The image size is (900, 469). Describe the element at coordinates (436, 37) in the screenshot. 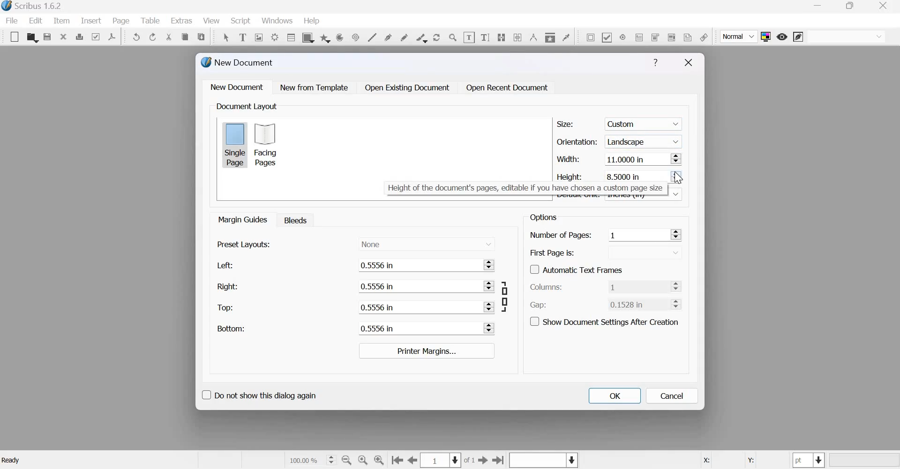

I see `rotate item` at that location.